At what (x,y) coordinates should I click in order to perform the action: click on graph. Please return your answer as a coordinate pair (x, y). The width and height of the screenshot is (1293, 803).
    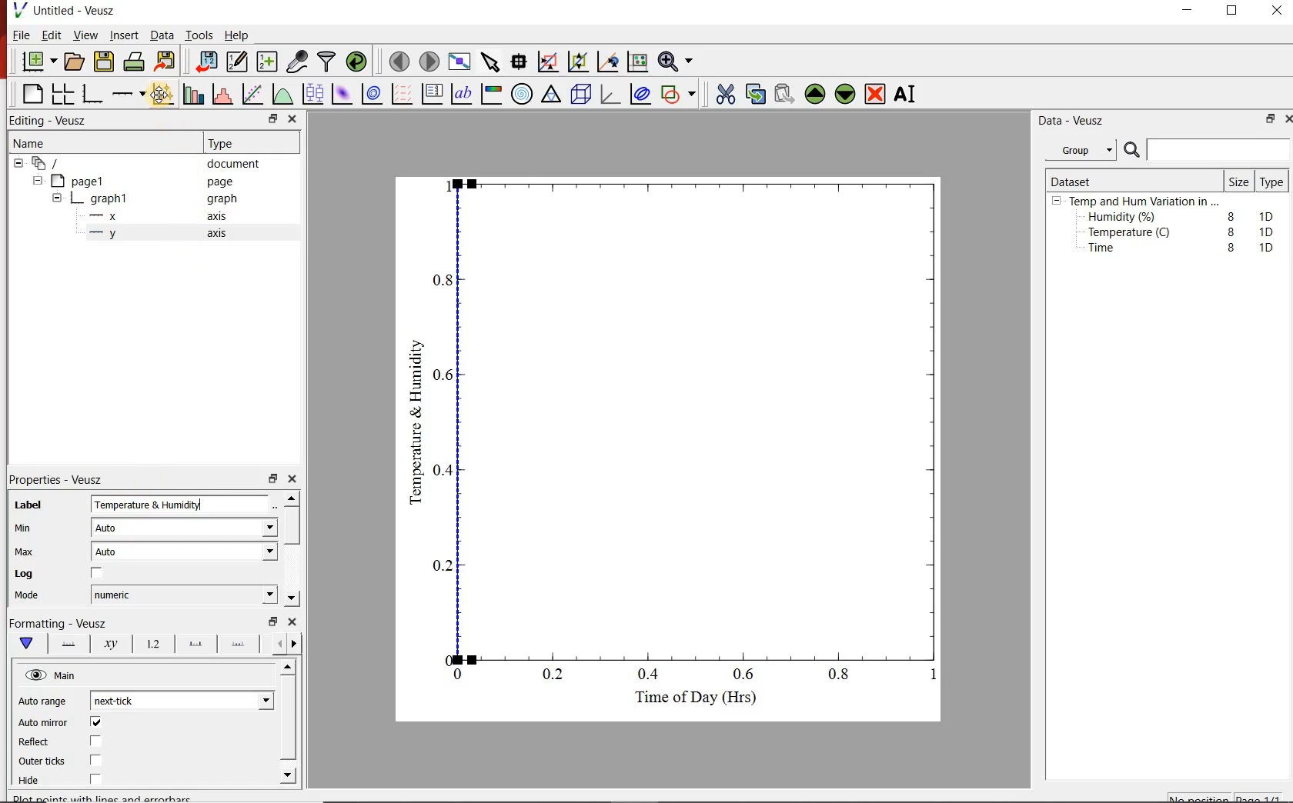
    Looking at the image, I should click on (110, 198).